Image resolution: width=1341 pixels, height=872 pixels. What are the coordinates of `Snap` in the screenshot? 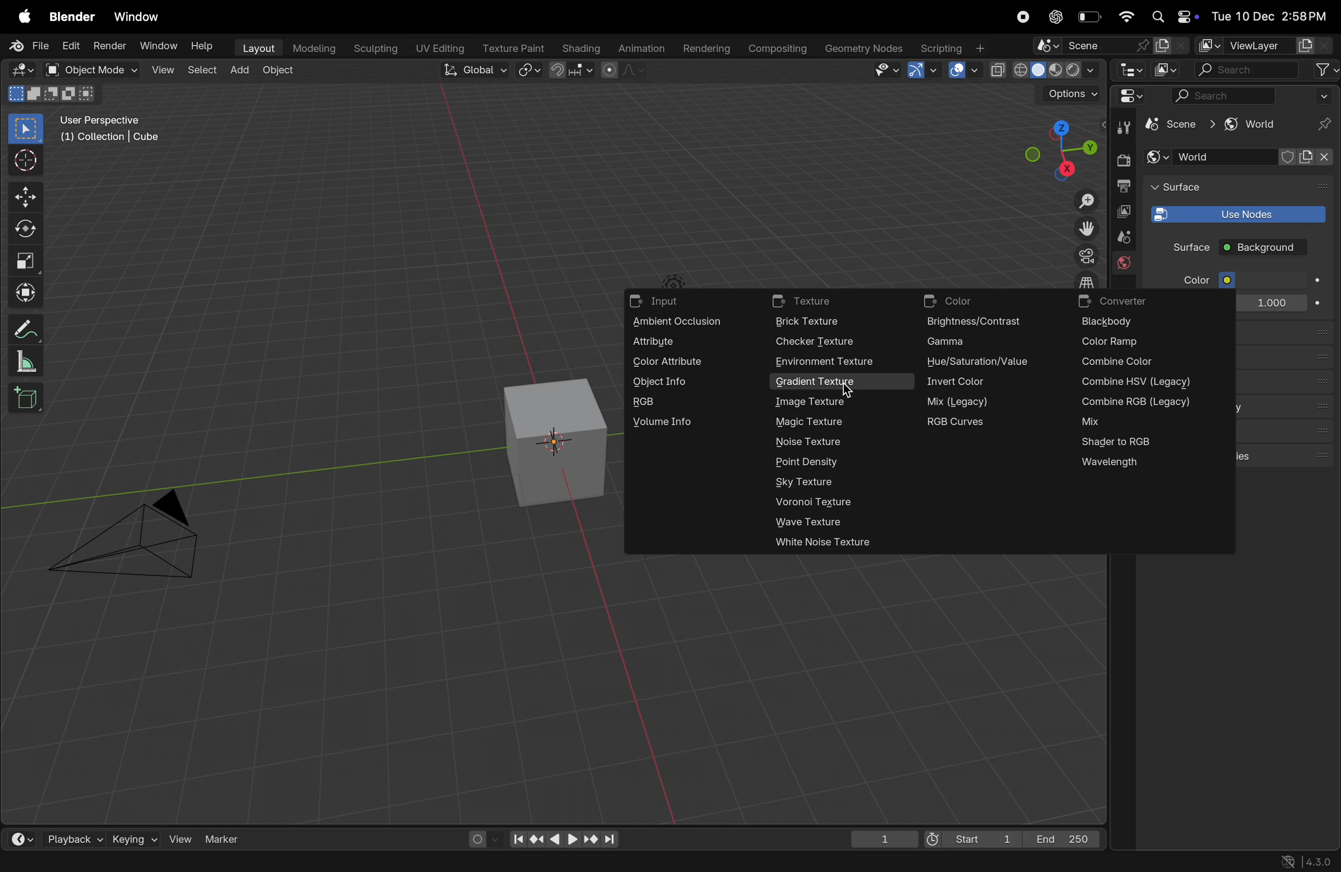 It's located at (574, 70).